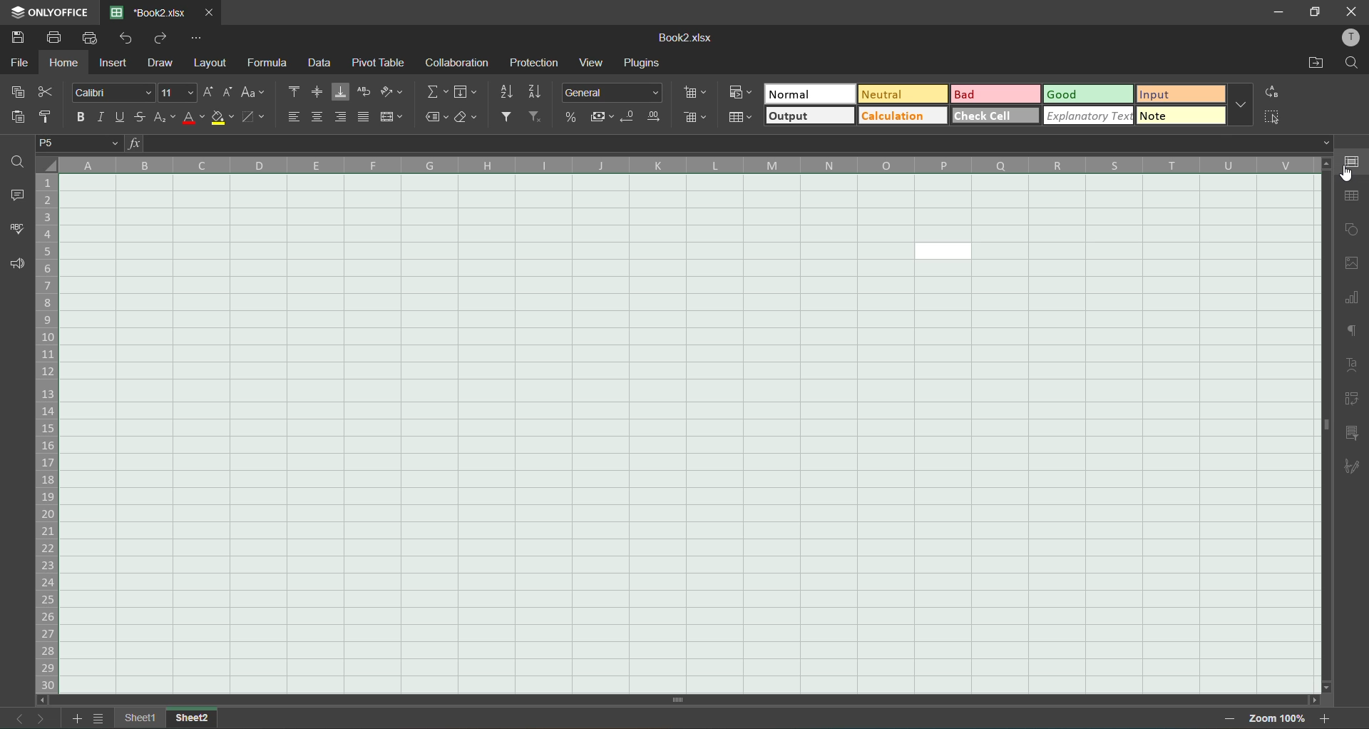 The width and height of the screenshot is (1369, 729). I want to click on paragraph, so click(1353, 332).